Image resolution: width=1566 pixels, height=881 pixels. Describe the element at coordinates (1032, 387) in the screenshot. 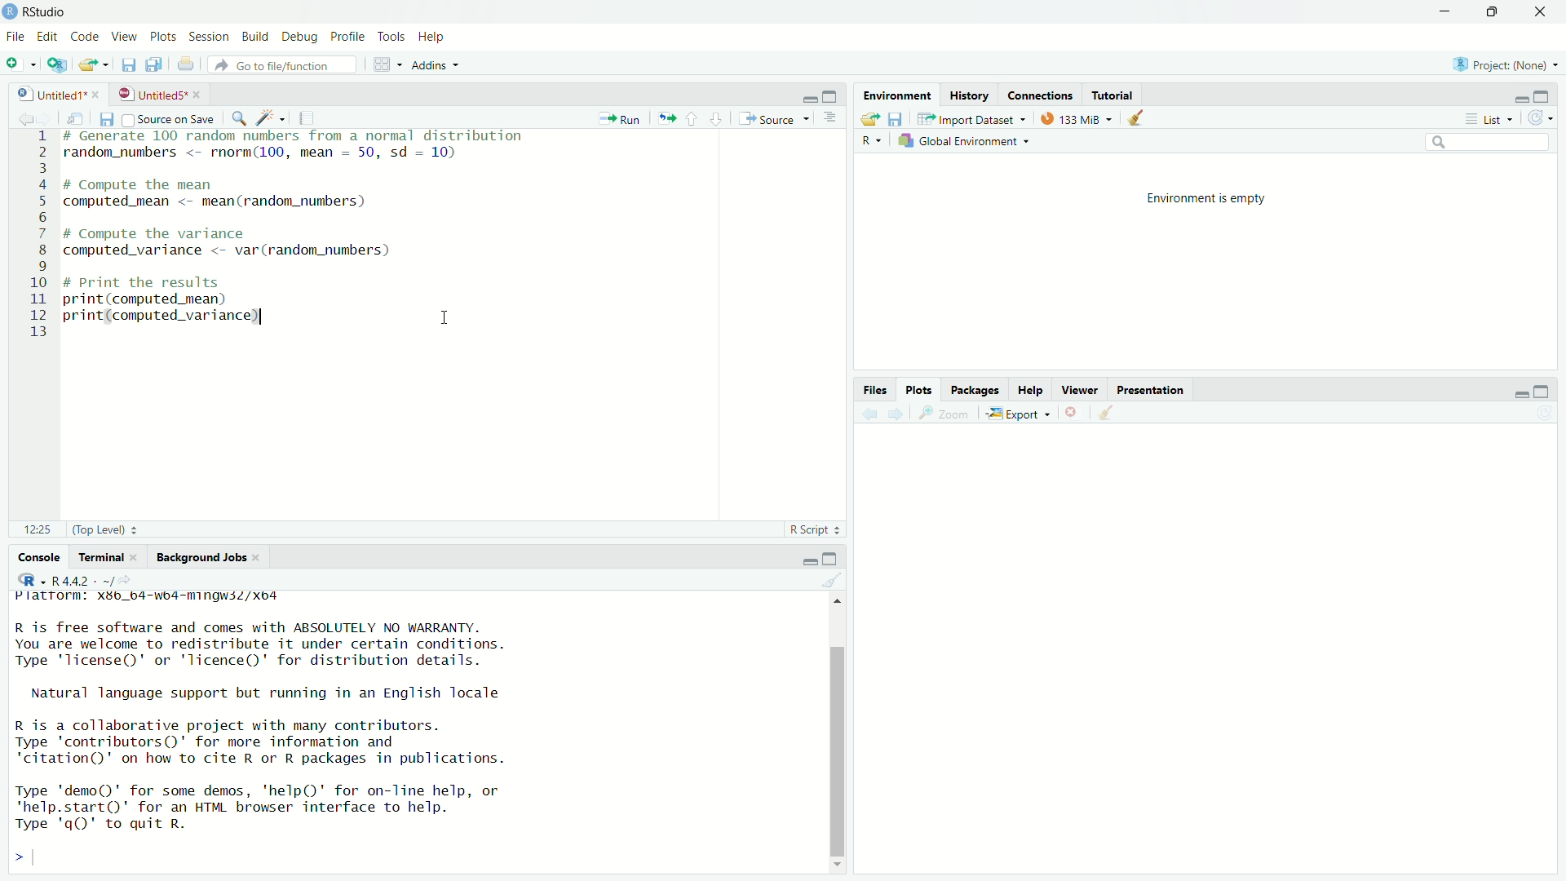

I see `help` at that location.